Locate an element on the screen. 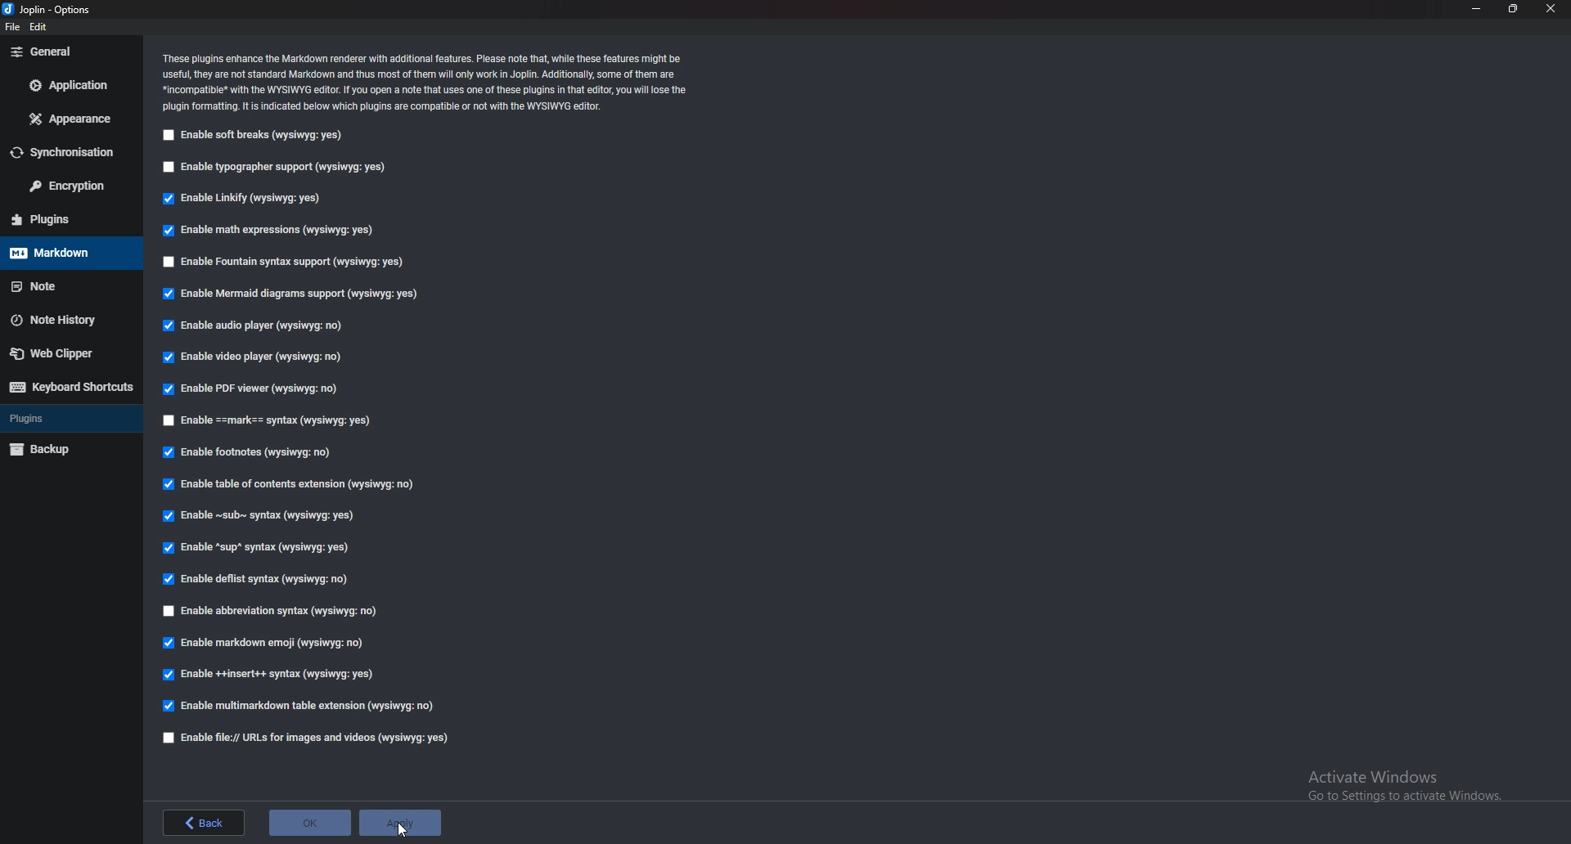  Plugins is located at coordinates (65, 420).